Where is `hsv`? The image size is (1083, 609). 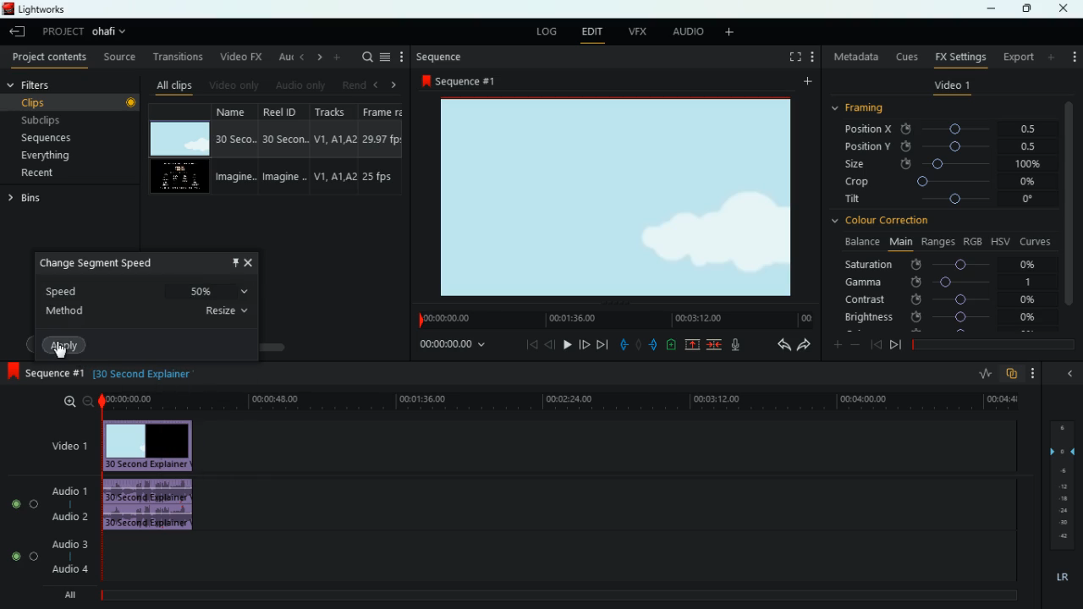
hsv is located at coordinates (1000, 241).